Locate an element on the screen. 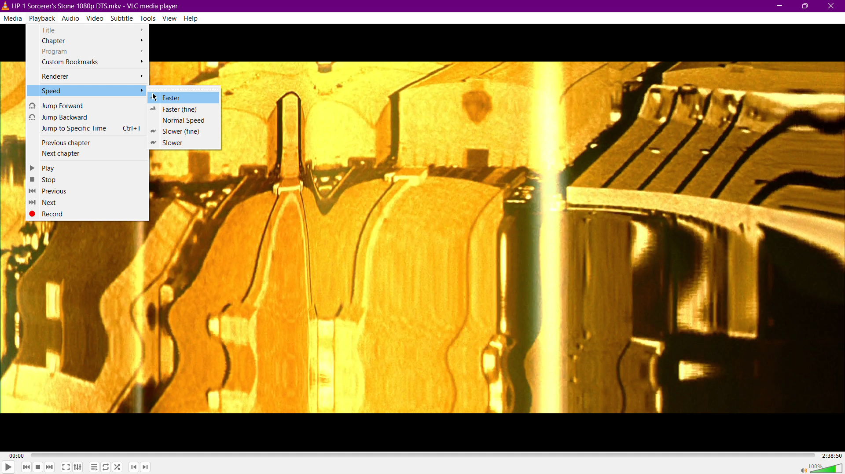 This screenshot has height=474, width=845. Playback is located at coordinates (42, 18).